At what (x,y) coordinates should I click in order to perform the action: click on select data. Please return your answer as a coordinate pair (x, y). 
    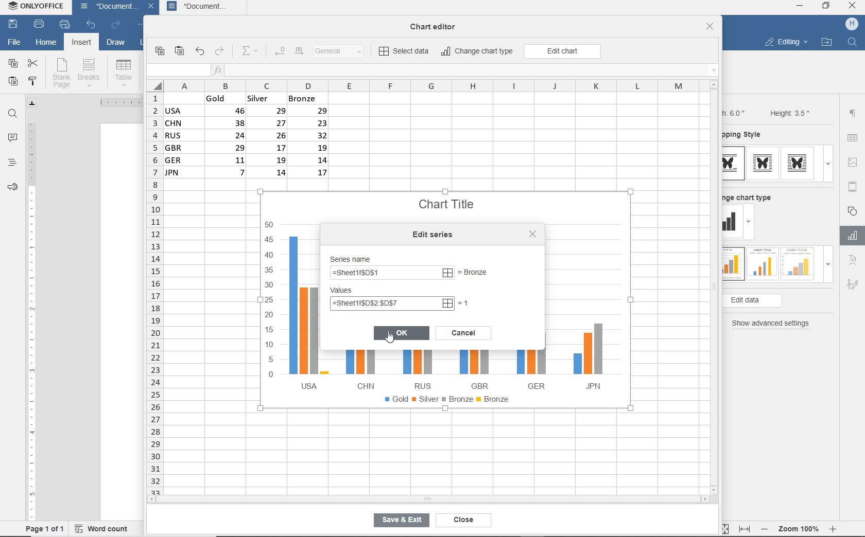
    Looking at the image, I should click on (405, 52).